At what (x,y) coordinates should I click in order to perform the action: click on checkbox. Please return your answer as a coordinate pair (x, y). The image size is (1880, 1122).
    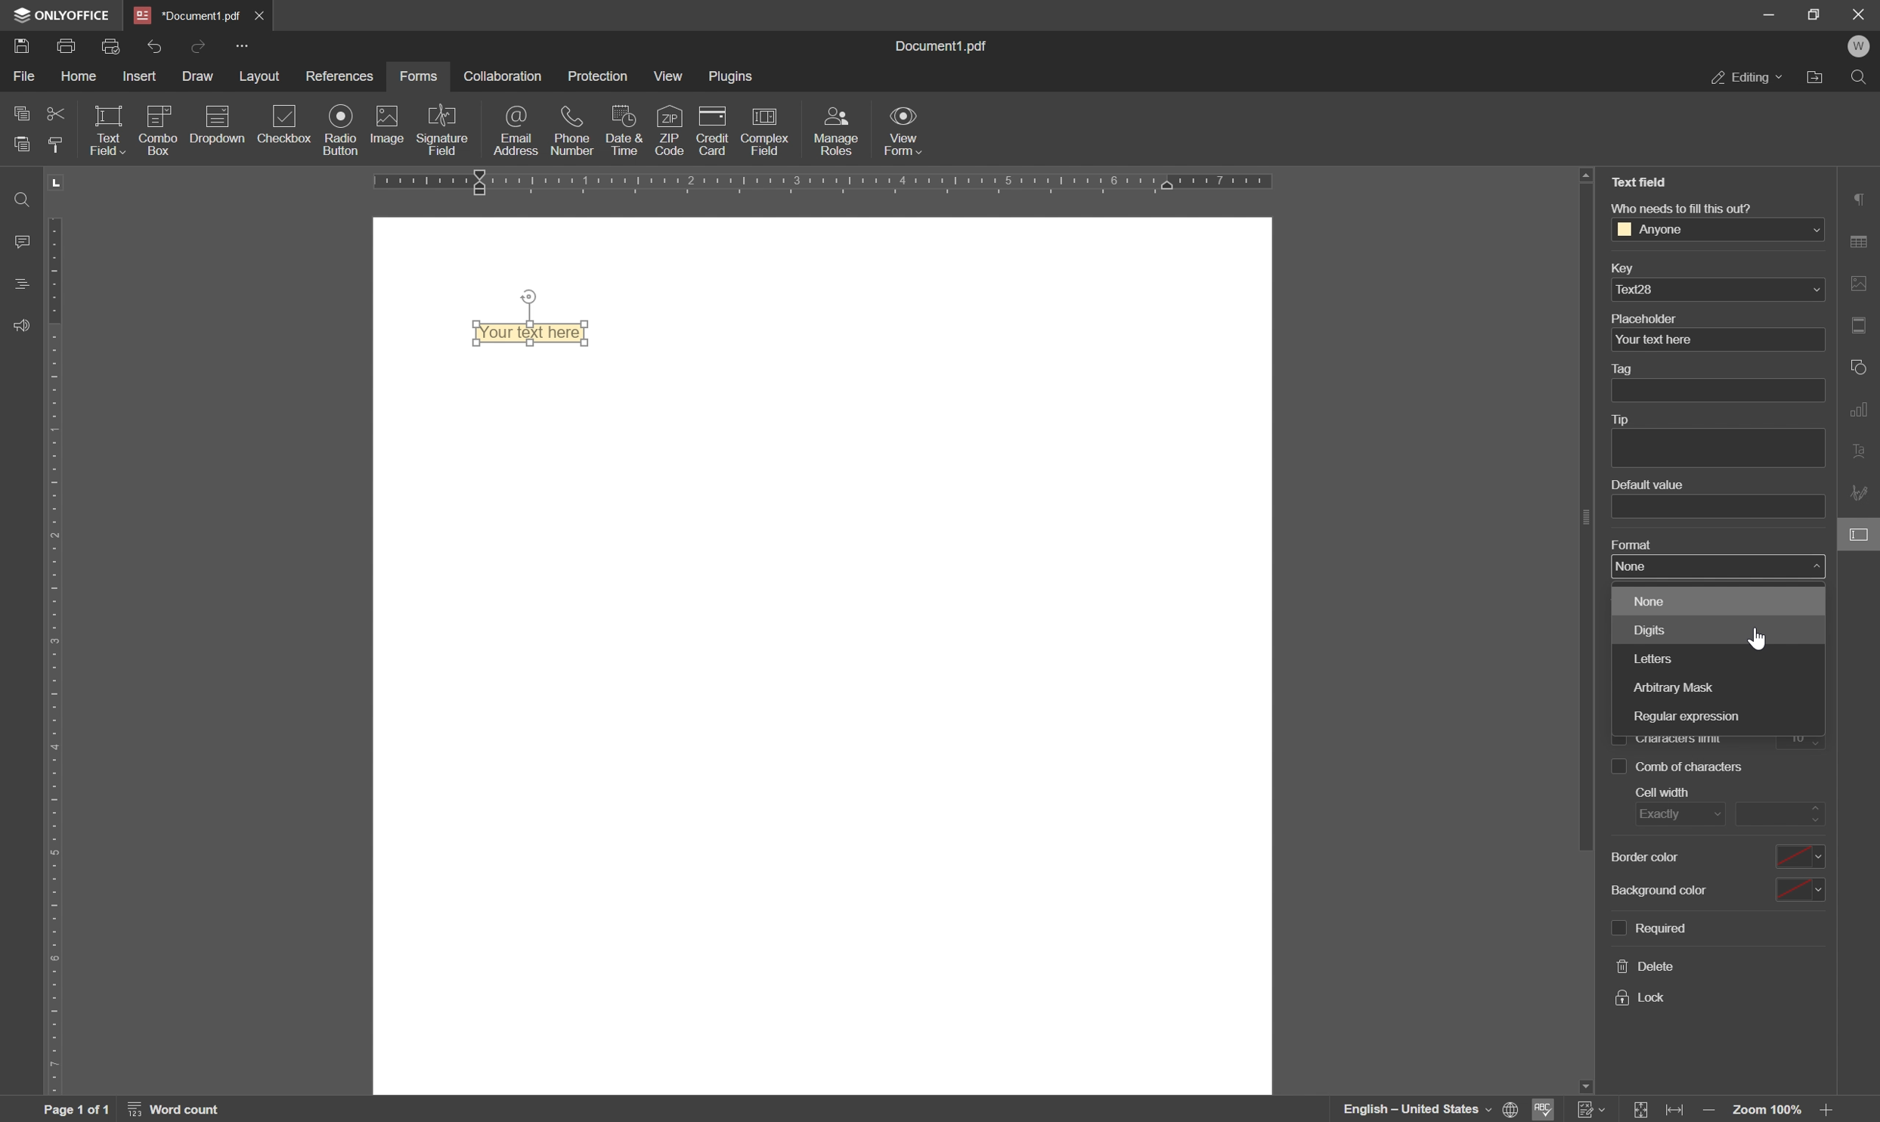
    Looking at the image, I should click on (280, 124).